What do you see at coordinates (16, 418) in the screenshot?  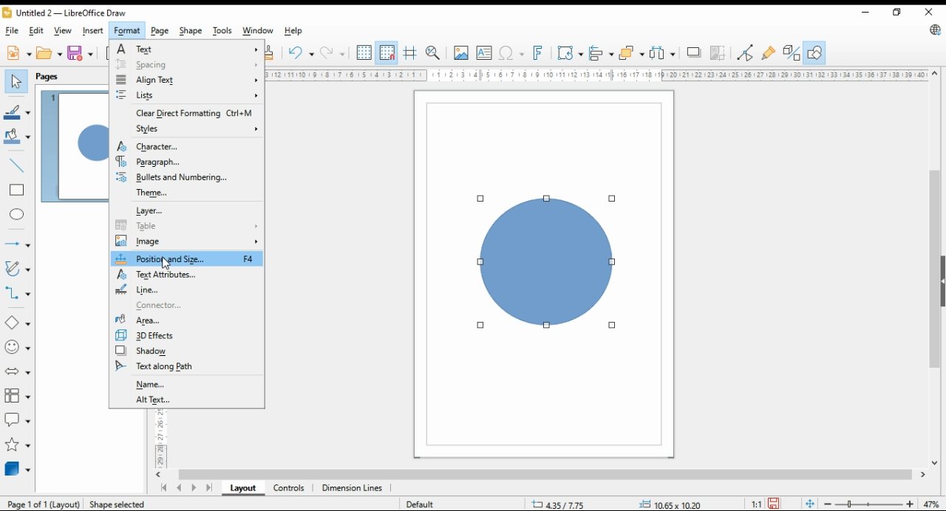 I see `callout shapes` at bounding box center [16, 418].